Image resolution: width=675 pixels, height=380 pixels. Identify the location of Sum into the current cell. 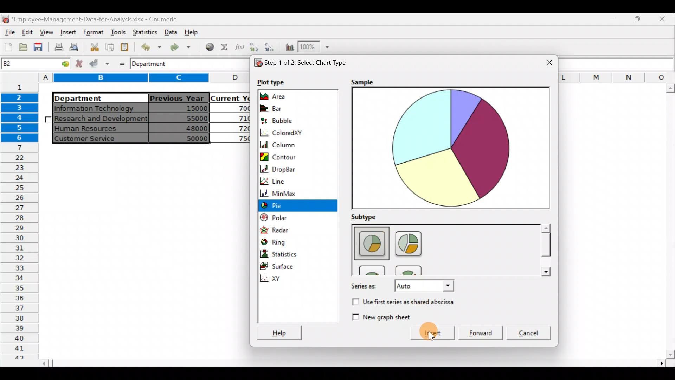
(225, 46).